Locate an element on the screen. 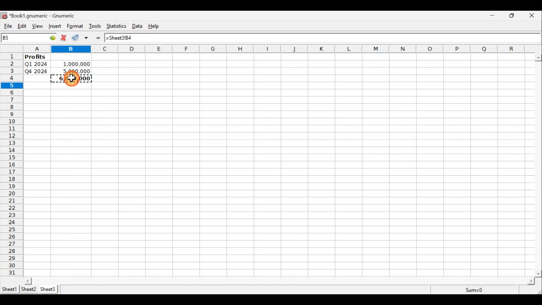  Sheet 2 is located at coordinates (29, 289).